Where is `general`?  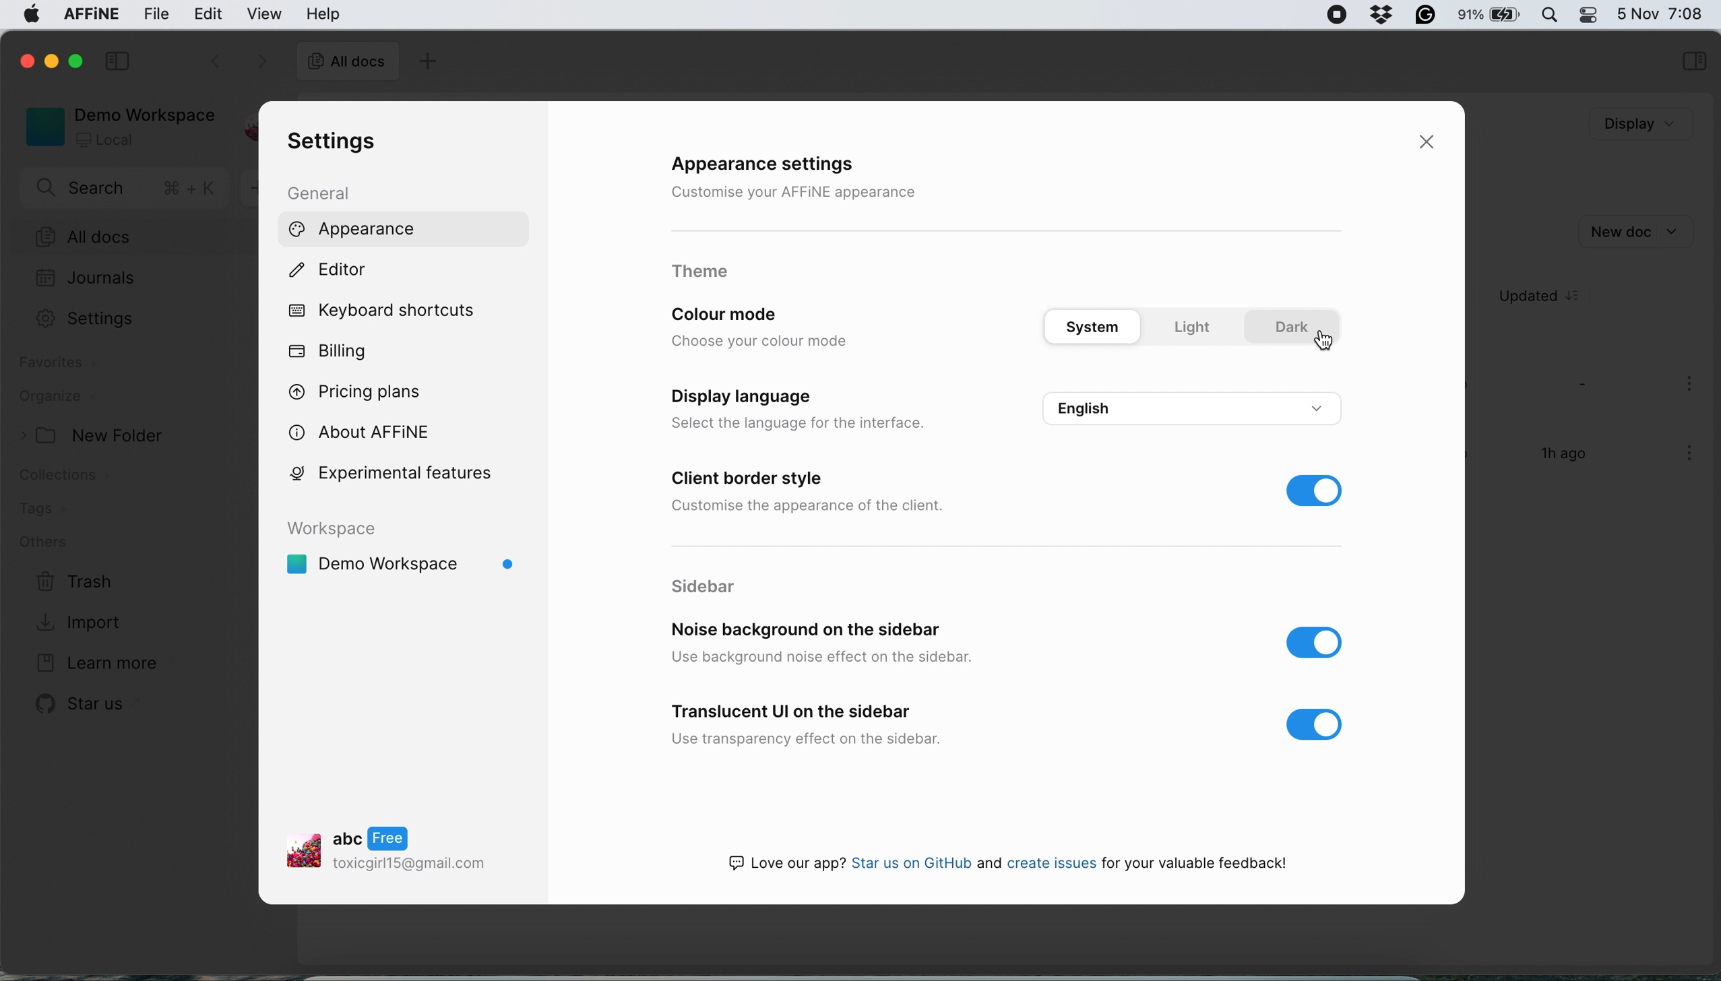 general is located at coordinates (321, 194).